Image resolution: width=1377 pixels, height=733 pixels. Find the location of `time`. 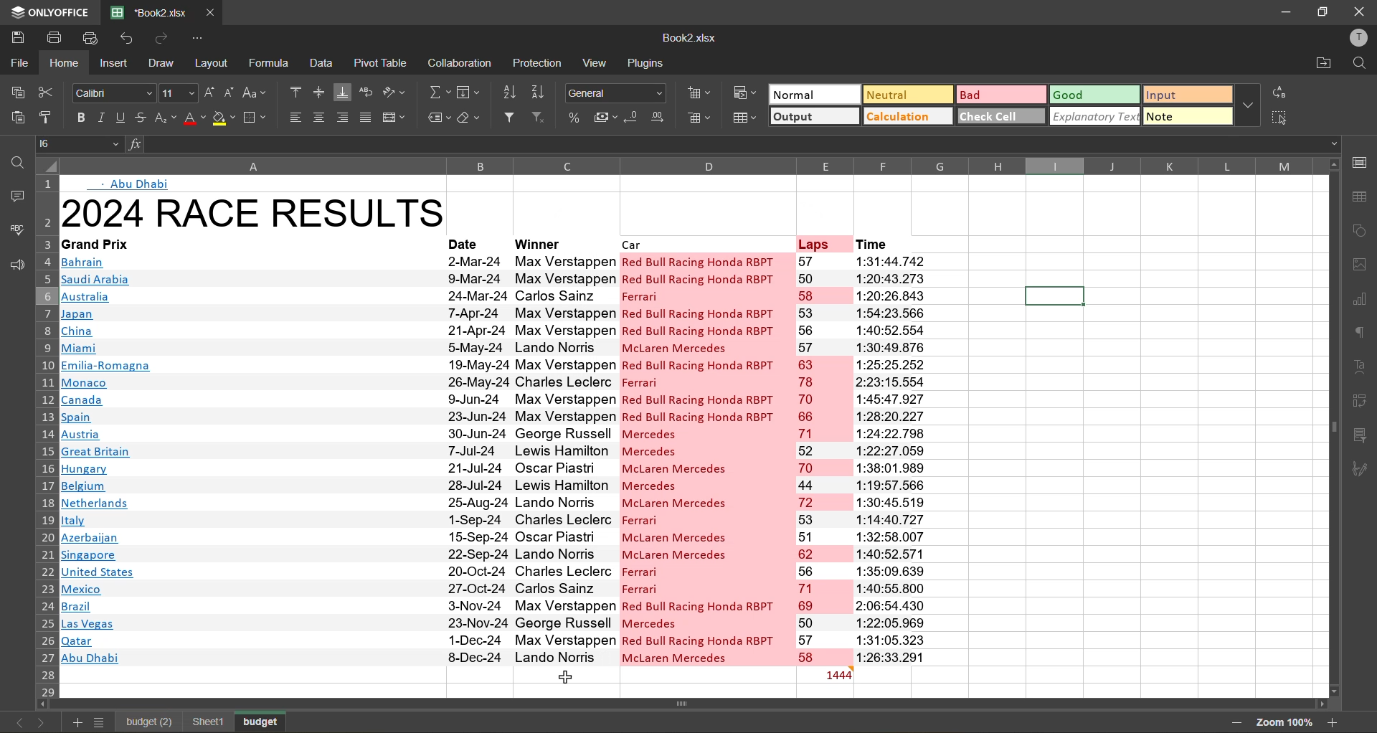

time is located at coordinates (892, 459).